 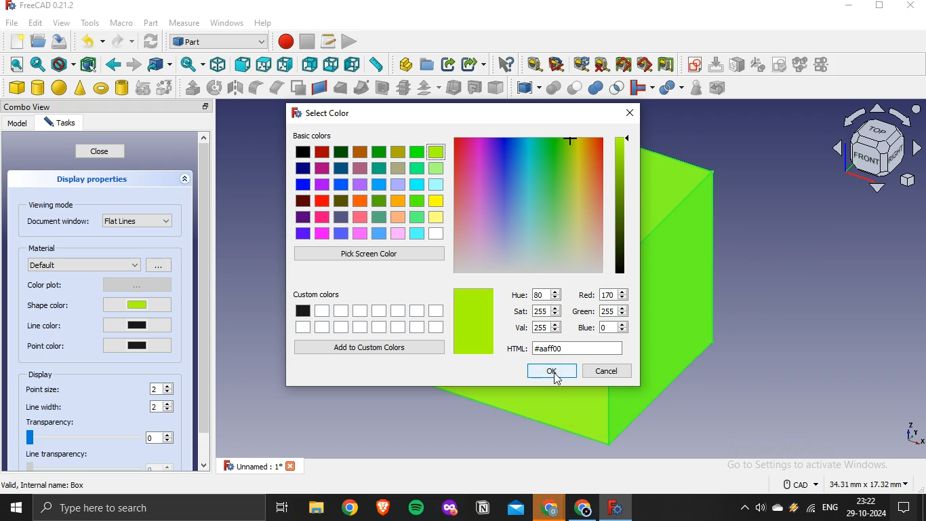 What do you see at coordinates (236, 87) in the screenshot?
I see `mirroring` at bounding box center [236, 87].